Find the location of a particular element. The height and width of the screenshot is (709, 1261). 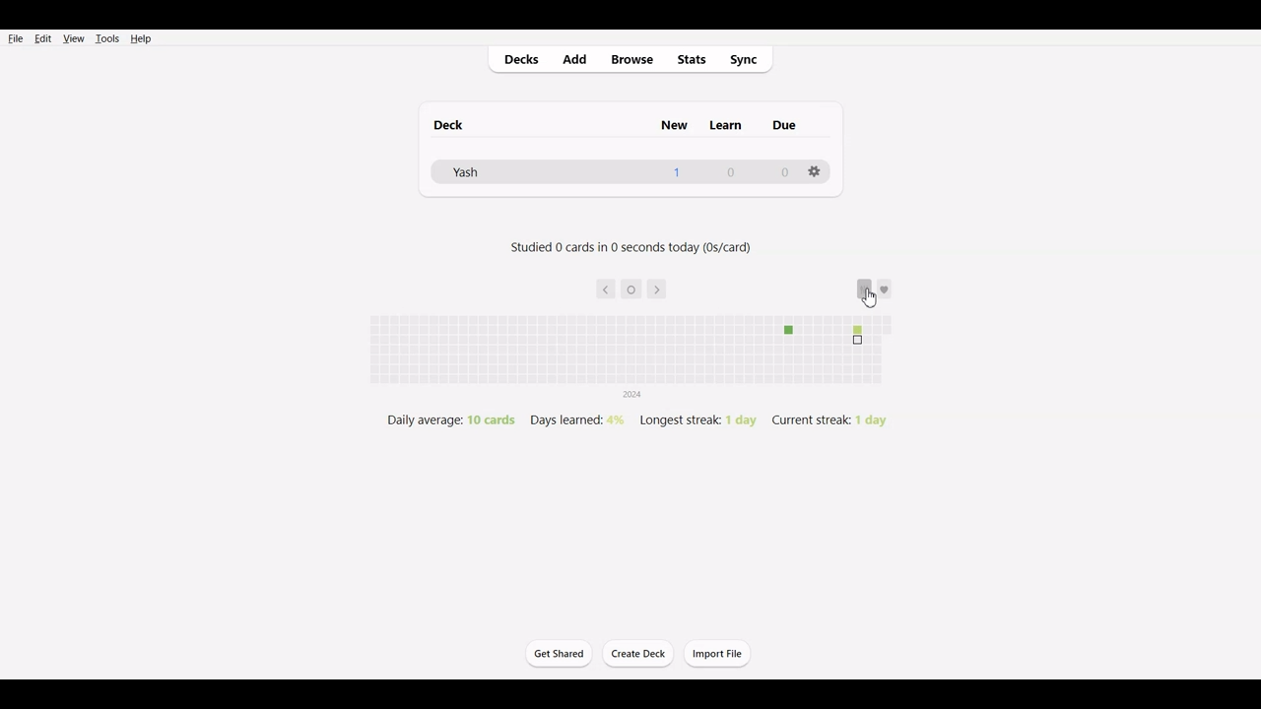

Go Forward is located at coordinates (656, 290).